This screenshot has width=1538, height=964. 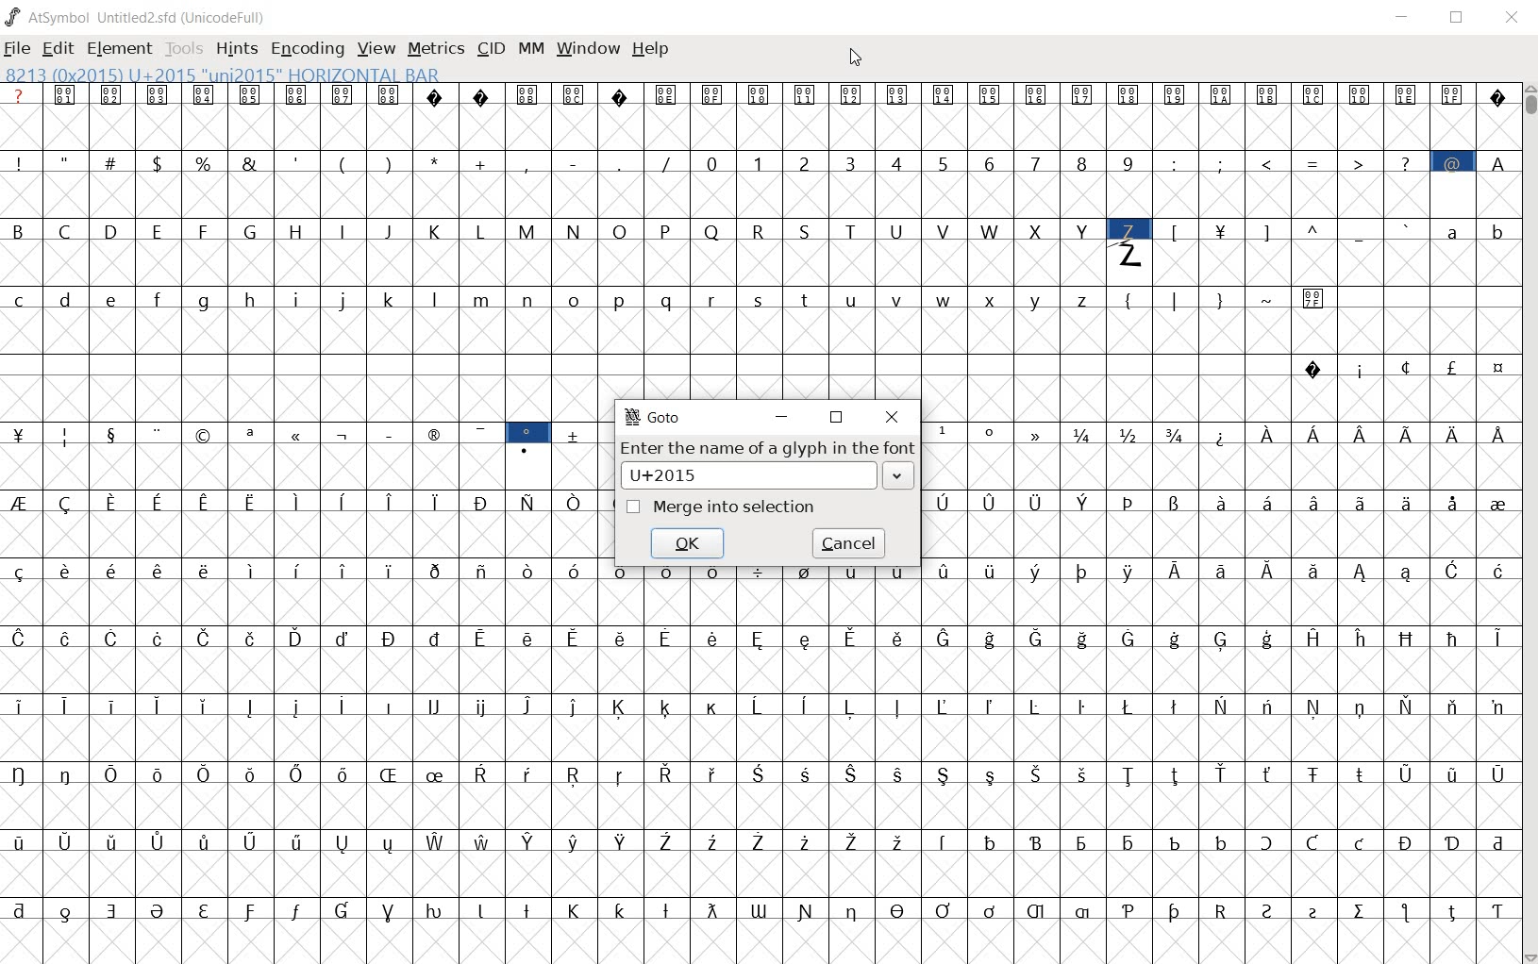 What do you see at coordinates (308, 49) in the screenshot?
I see `ENCODING` at bounding box center [308, 49].